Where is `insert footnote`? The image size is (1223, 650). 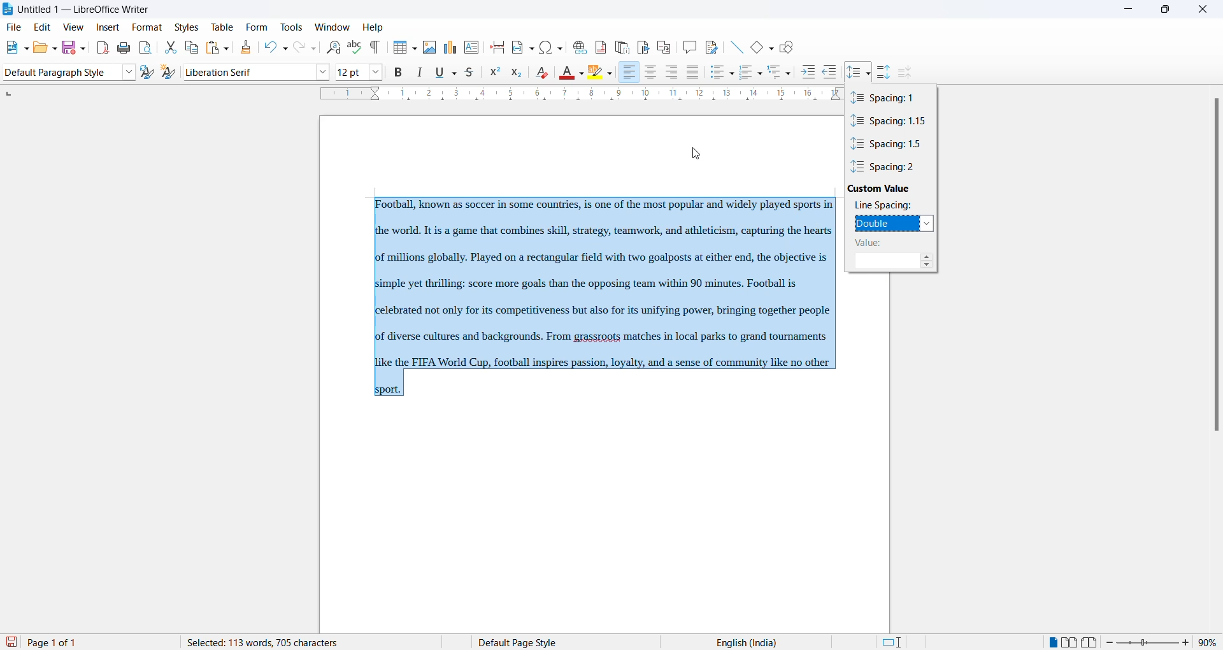 insert footnote is located at coordinates (601, 48).